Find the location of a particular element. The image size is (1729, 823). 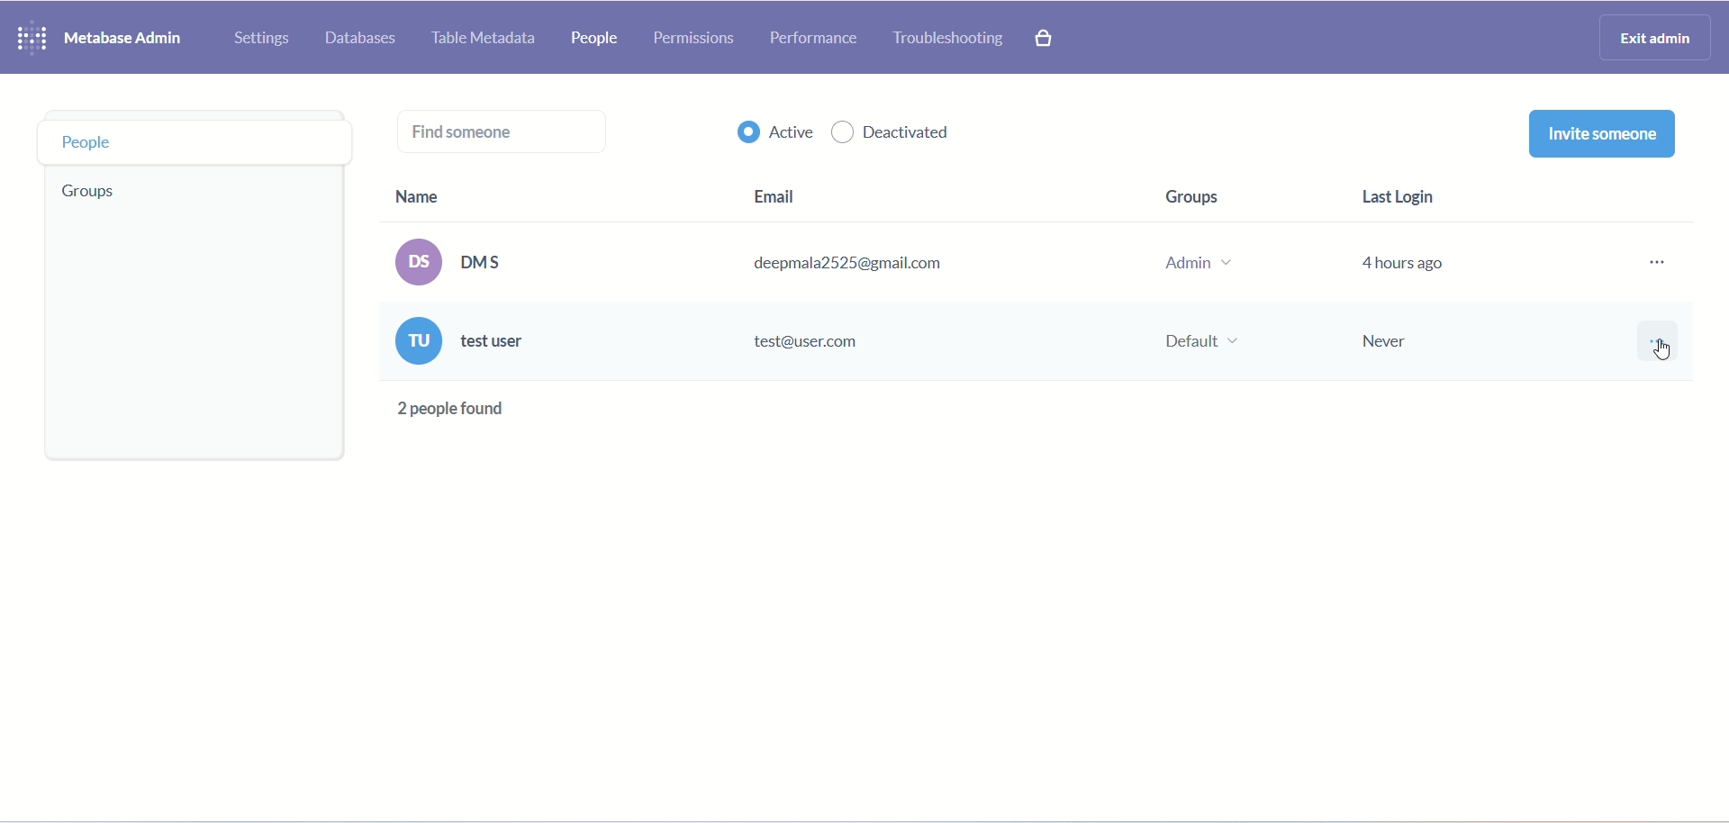

people is located at coordinates (602, 38).